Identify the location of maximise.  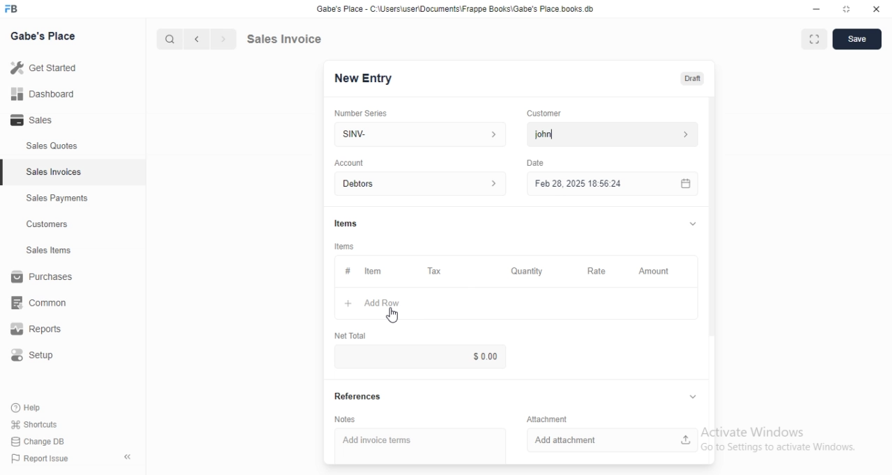
(810, 38).